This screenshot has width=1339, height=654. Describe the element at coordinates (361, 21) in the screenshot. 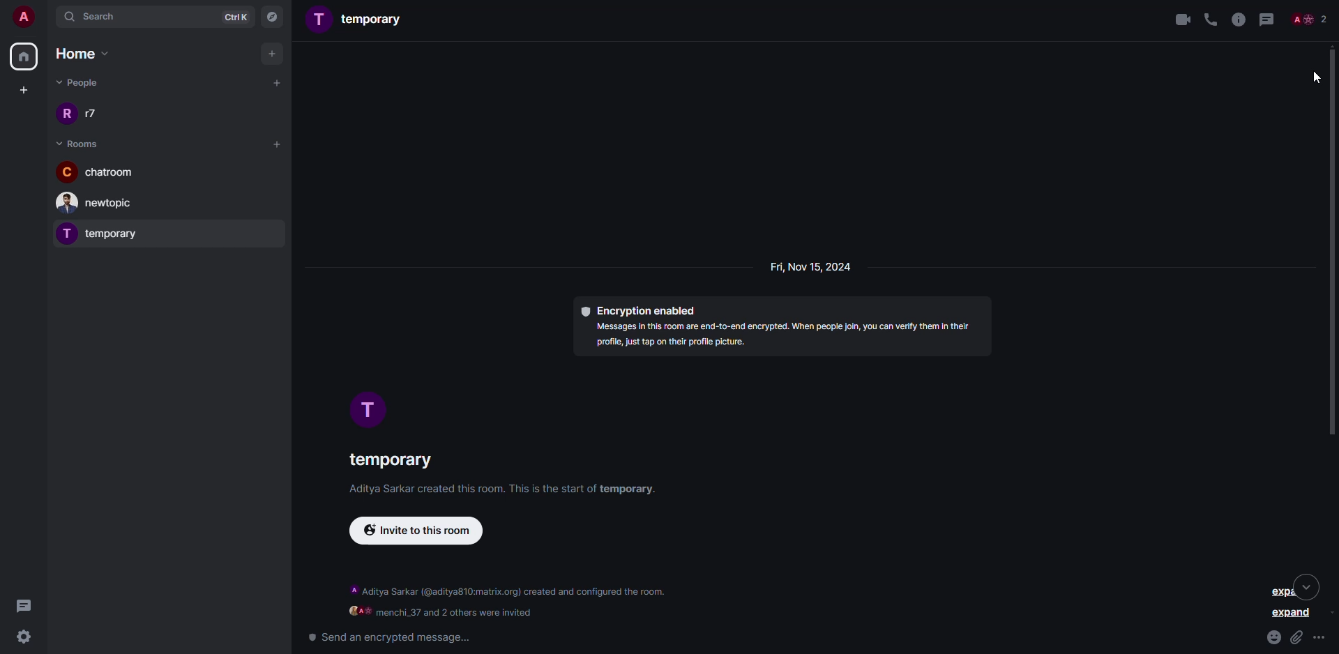

I see `temporary` at that location.